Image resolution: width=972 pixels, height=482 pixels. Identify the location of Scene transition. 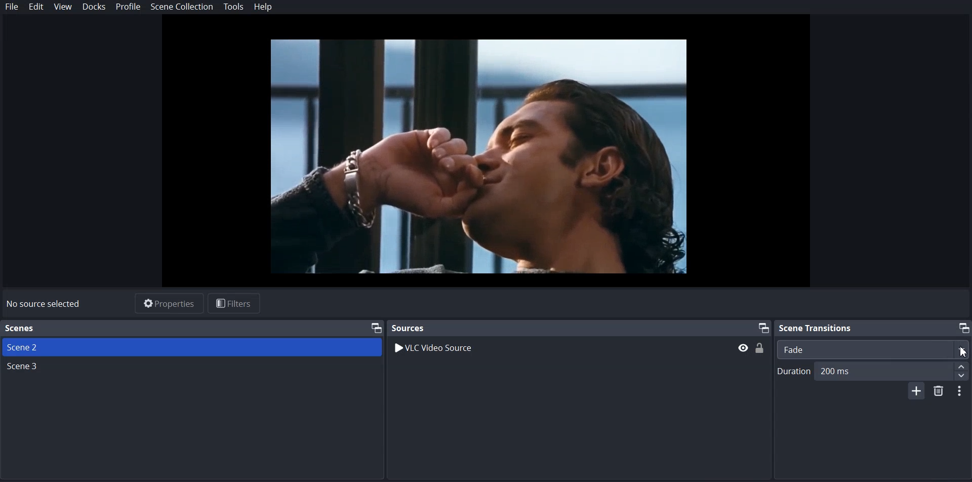
(873, 327).